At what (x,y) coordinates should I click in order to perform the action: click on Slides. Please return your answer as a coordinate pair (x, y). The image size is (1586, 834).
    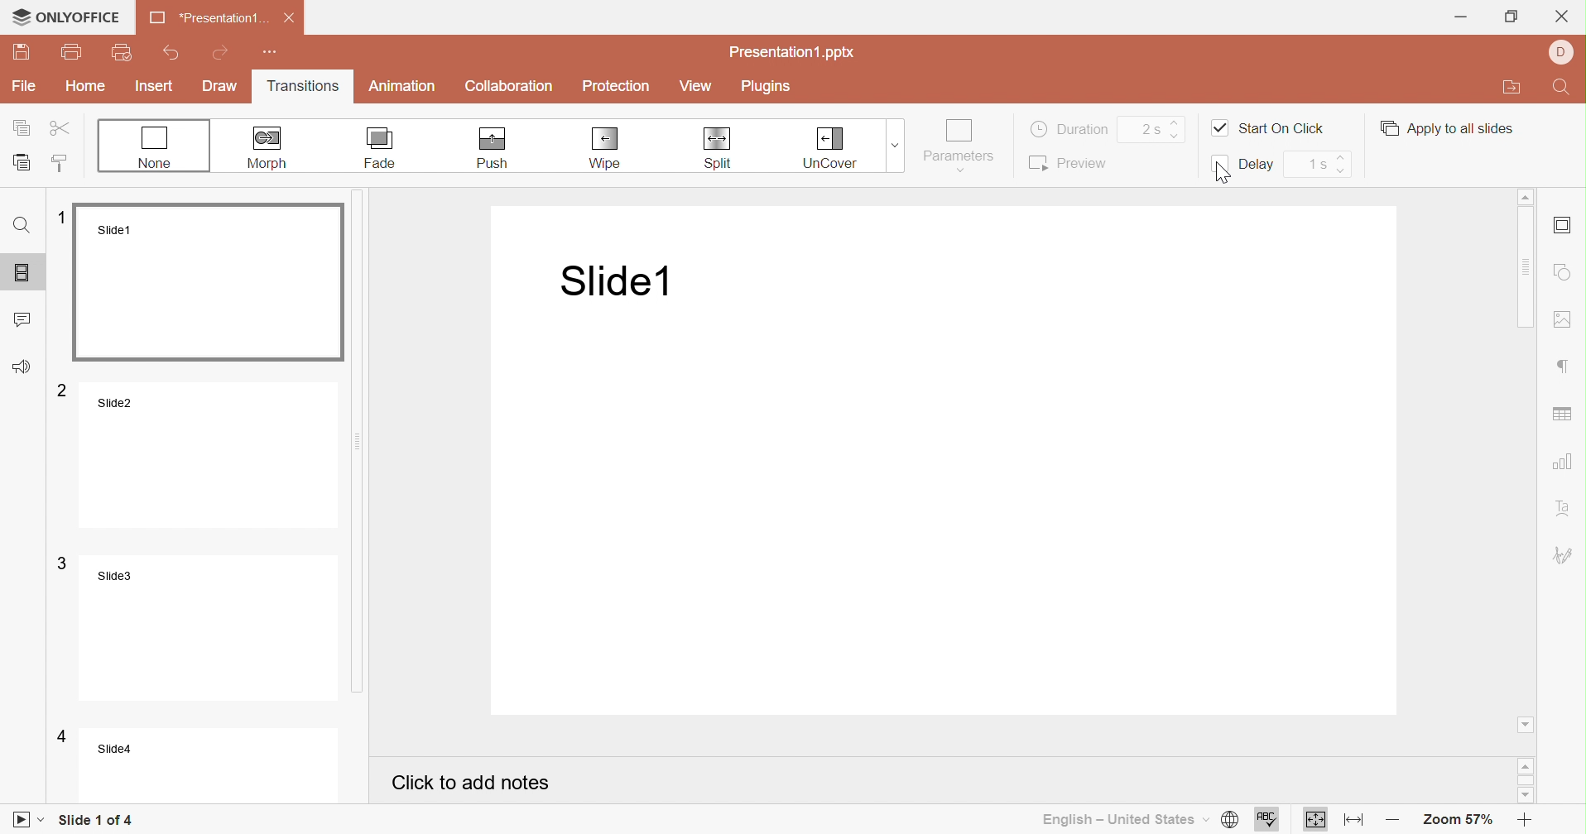
    Looking at the image, I should click on (21, 272).